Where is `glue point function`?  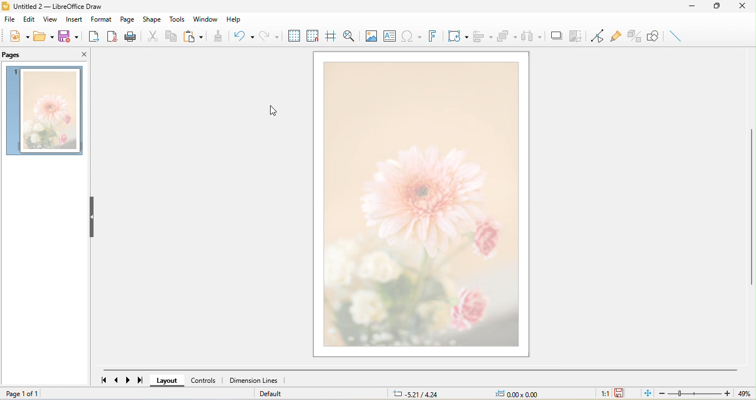
glue point function is located at coordinates (615, 34).